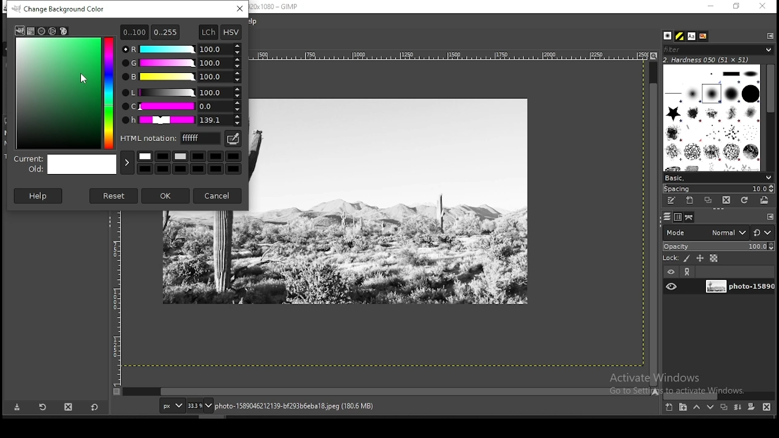  Describe the element at coordinates (690, 217) in the screenshot. I see `paths` at that location.